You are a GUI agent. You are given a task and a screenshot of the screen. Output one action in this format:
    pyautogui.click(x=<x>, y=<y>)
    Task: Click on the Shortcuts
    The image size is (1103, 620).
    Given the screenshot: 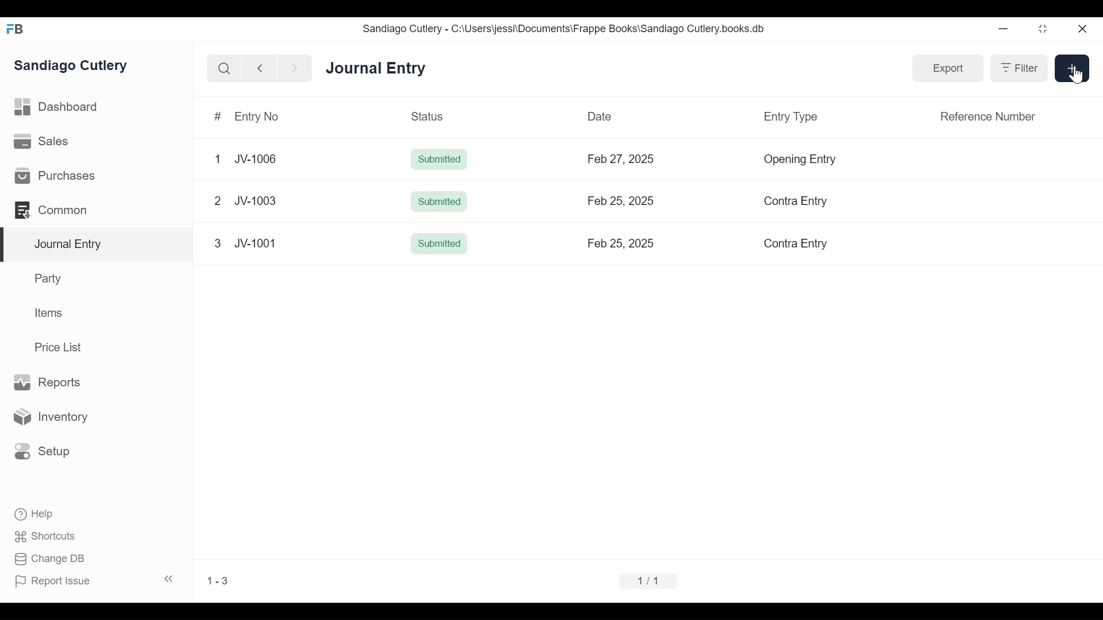 What is the action you would take?
    pyautogui.click(x=40, y=537)
    